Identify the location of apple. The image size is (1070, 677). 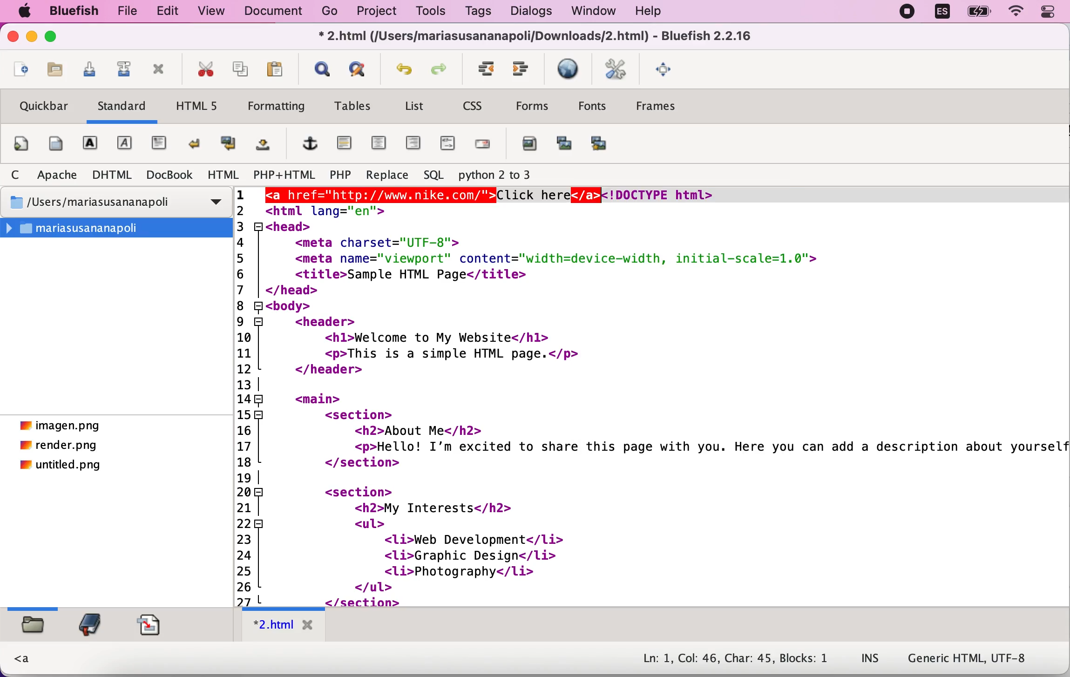
(23, 12).